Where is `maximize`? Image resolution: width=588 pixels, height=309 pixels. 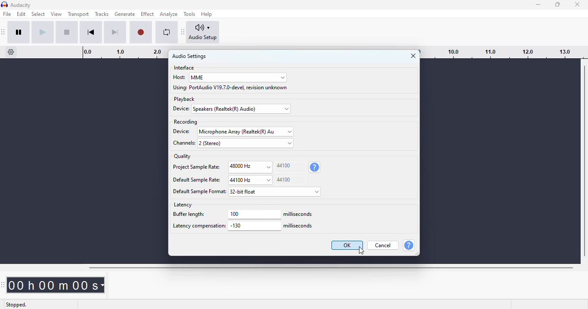
maximize is located at coordinates (557, 4).